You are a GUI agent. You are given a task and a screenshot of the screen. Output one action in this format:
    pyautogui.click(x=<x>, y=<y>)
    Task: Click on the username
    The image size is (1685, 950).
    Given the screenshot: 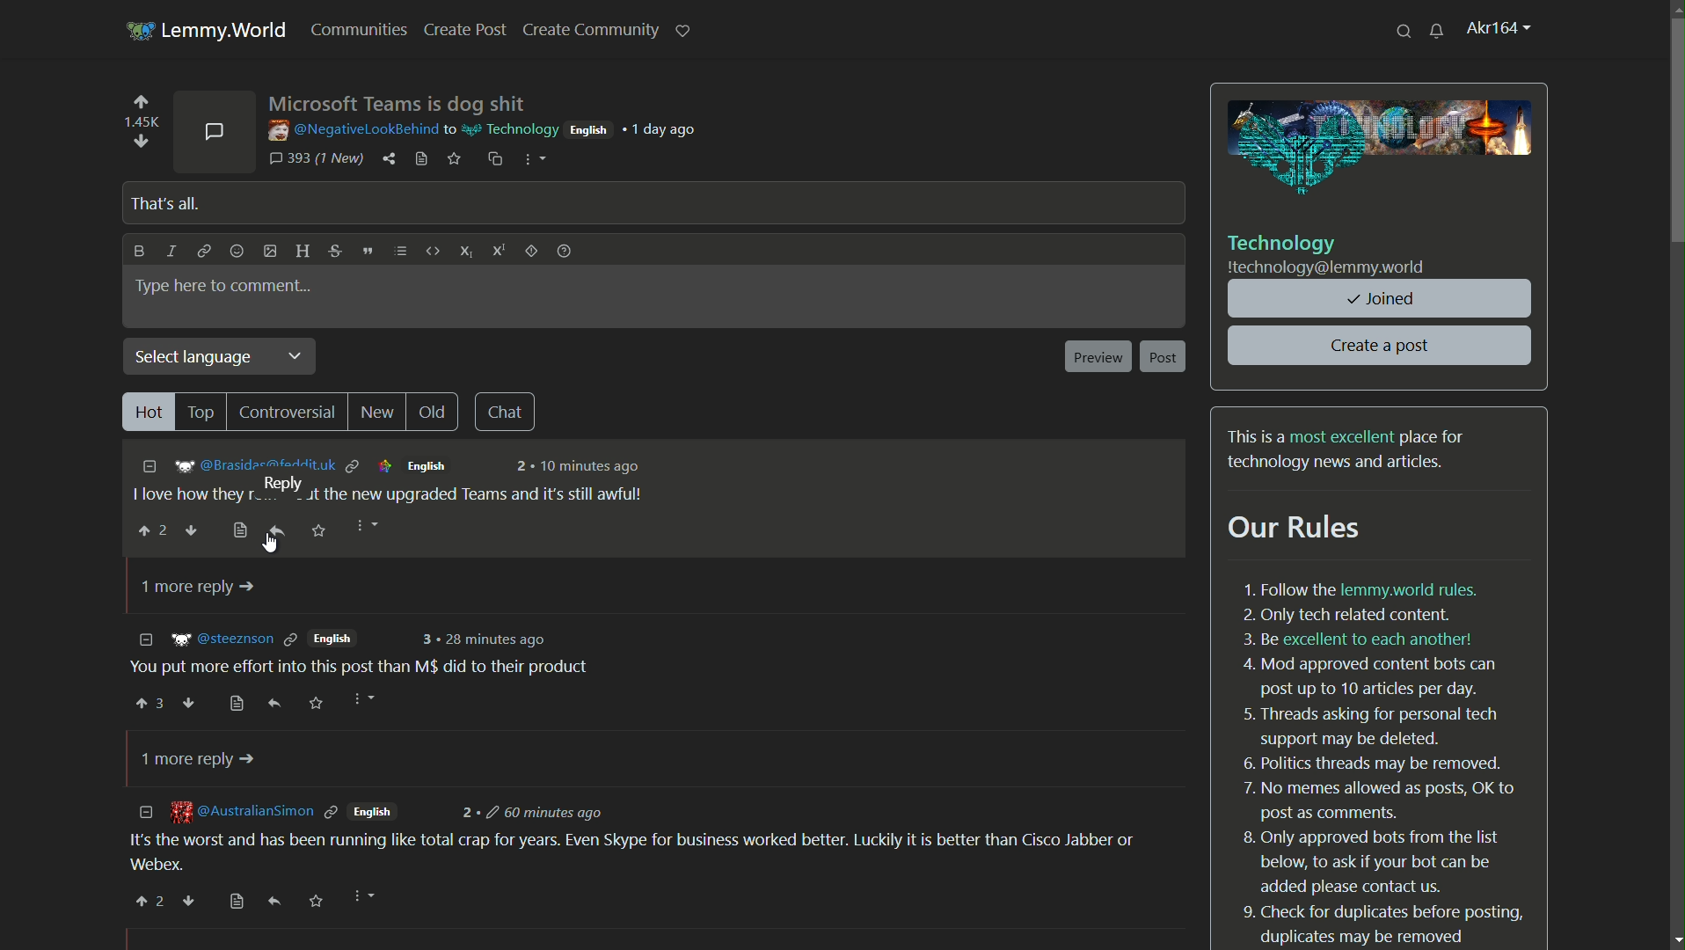 What is the action you would take?
    pyautogui.click(x=350, y=129)
    